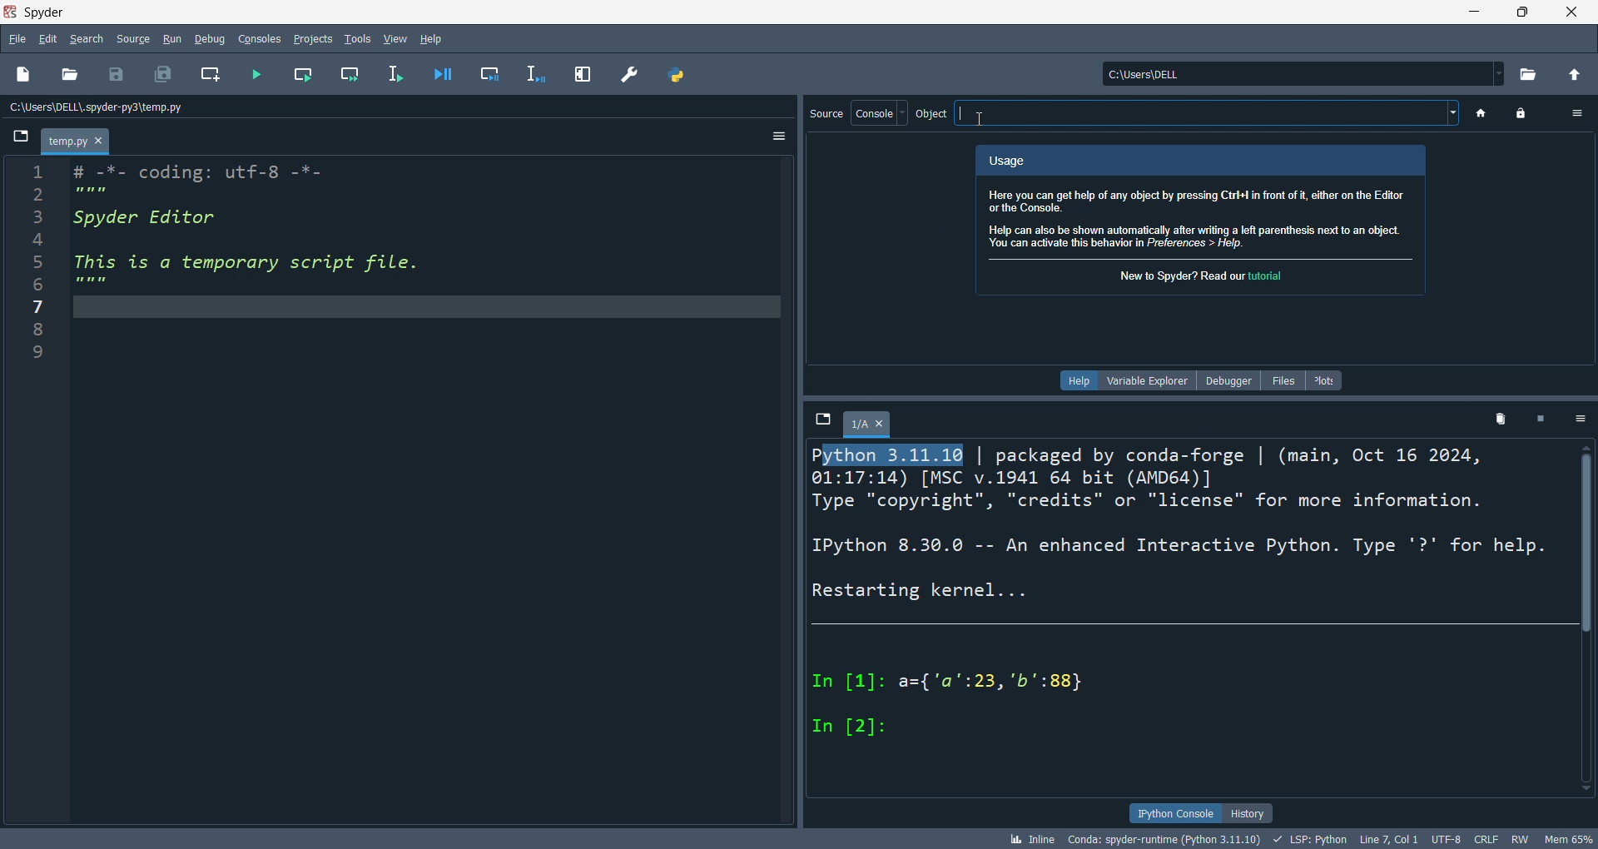  Describe the element at coordinates (777, 135) in the screenshot. I see `options` at that location.